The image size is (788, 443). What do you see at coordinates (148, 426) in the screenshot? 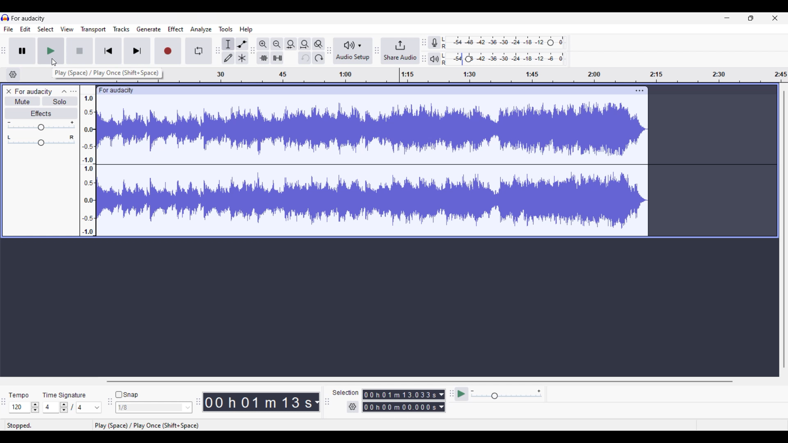
I see `play (space)/ play once (shift + space)` at bounding box center [148, 426].